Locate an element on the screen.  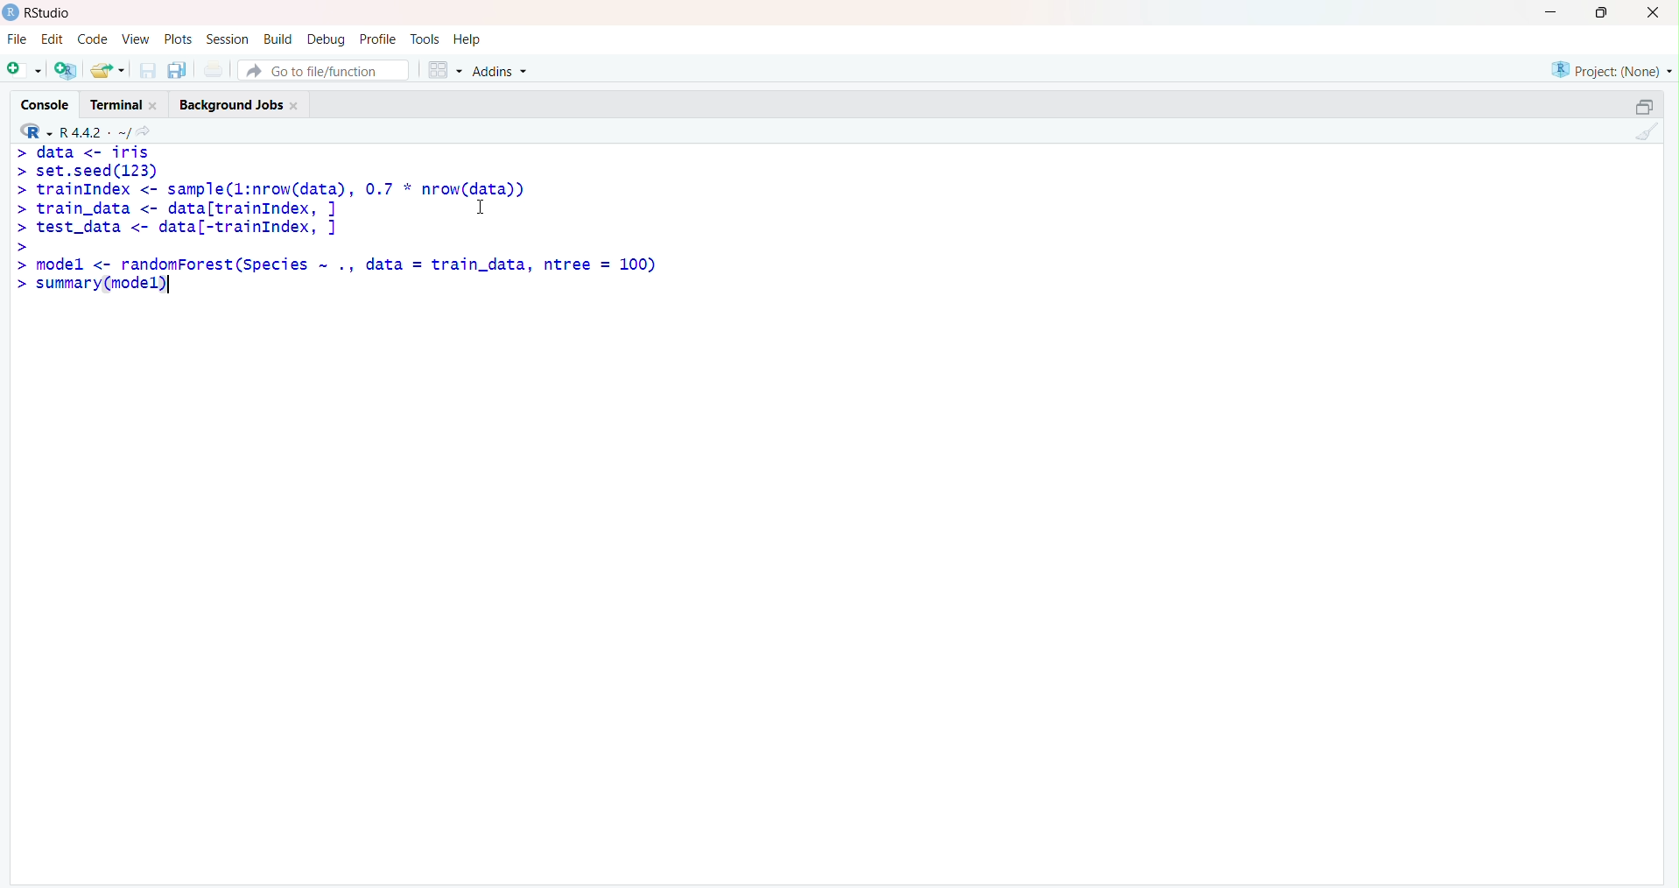
RStudio logo is located at coordinates (32, 130).